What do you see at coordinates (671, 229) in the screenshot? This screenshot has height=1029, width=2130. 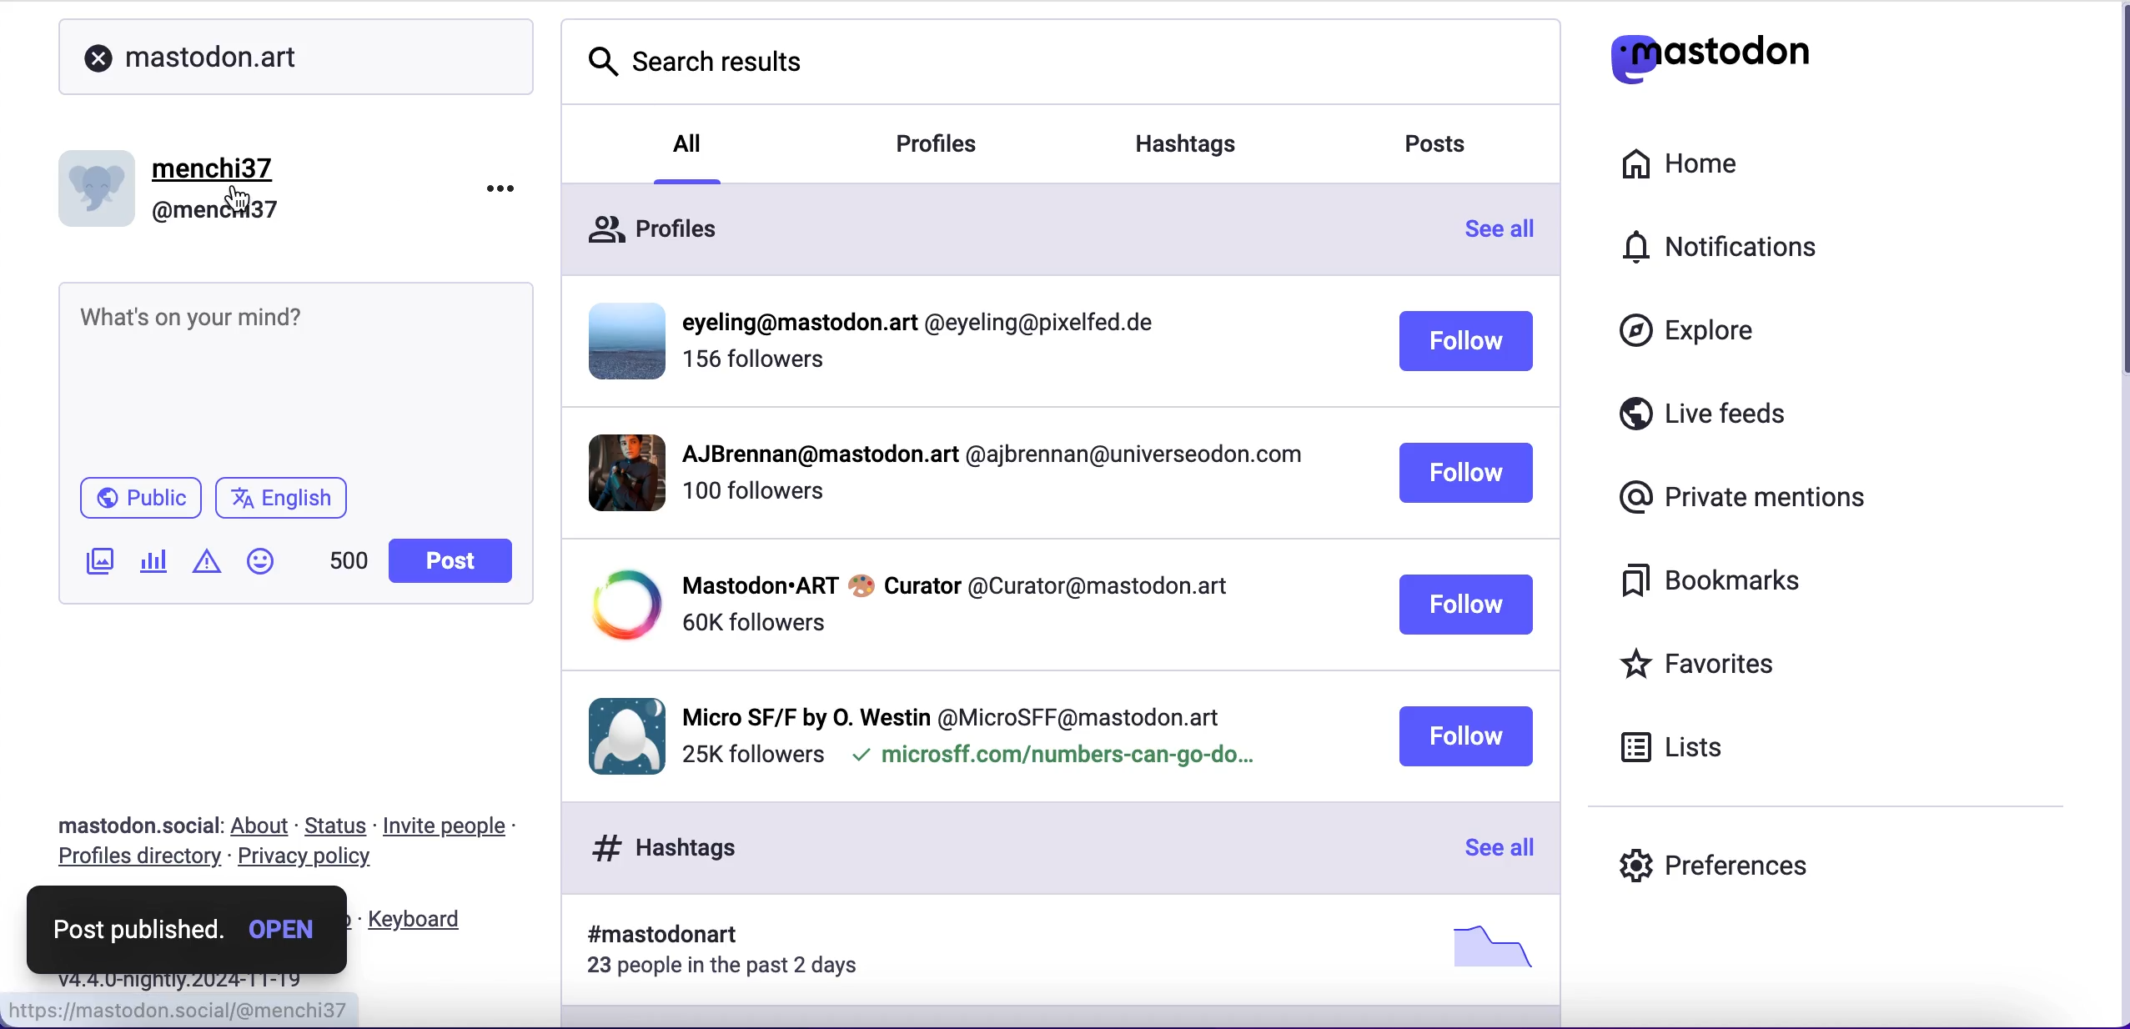 I see `profiles` at bounding box center [671, 229].